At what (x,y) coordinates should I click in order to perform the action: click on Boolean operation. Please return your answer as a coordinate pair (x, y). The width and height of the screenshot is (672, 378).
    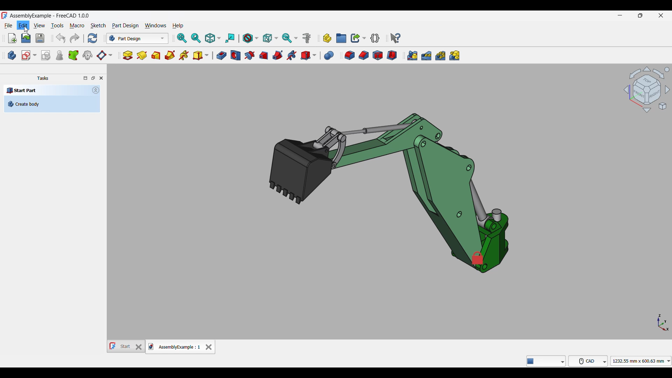
    Looking at the image, I should click on (329, 56).